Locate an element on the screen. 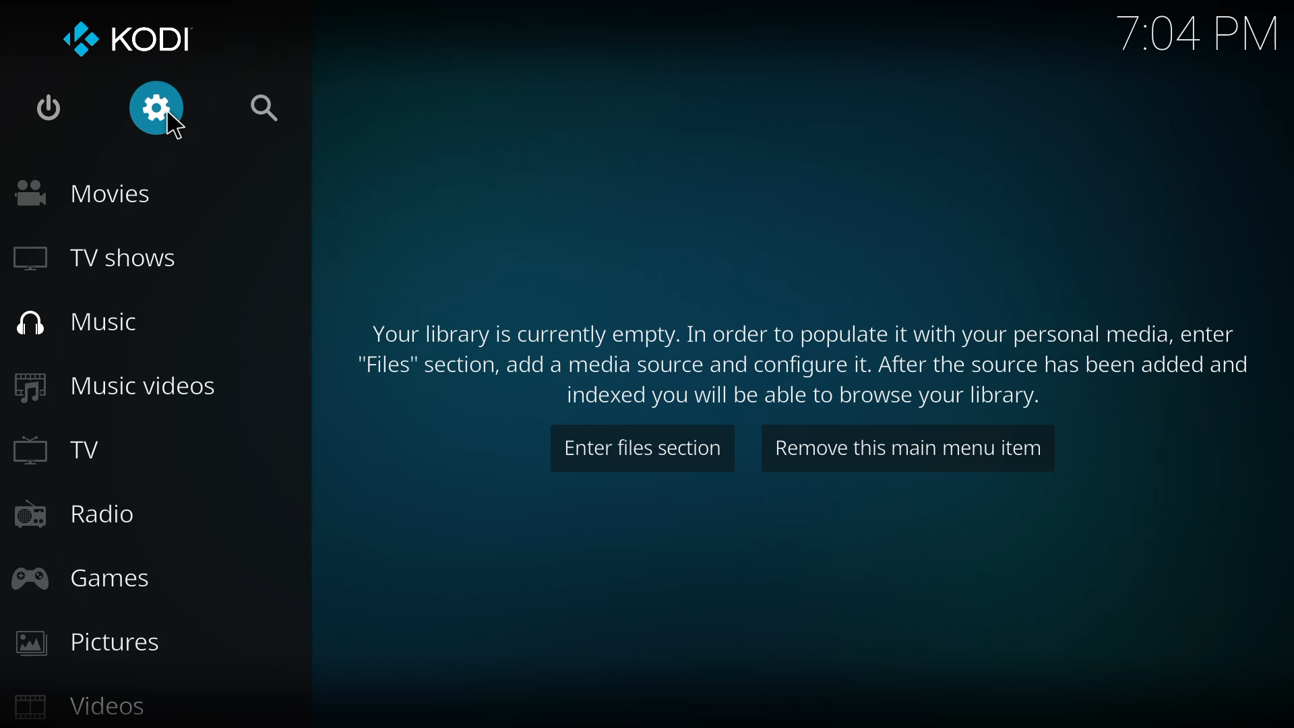 Image resolution: width=1294 pixels, height=728 pixels. tv is located at coordinates (71, 454).